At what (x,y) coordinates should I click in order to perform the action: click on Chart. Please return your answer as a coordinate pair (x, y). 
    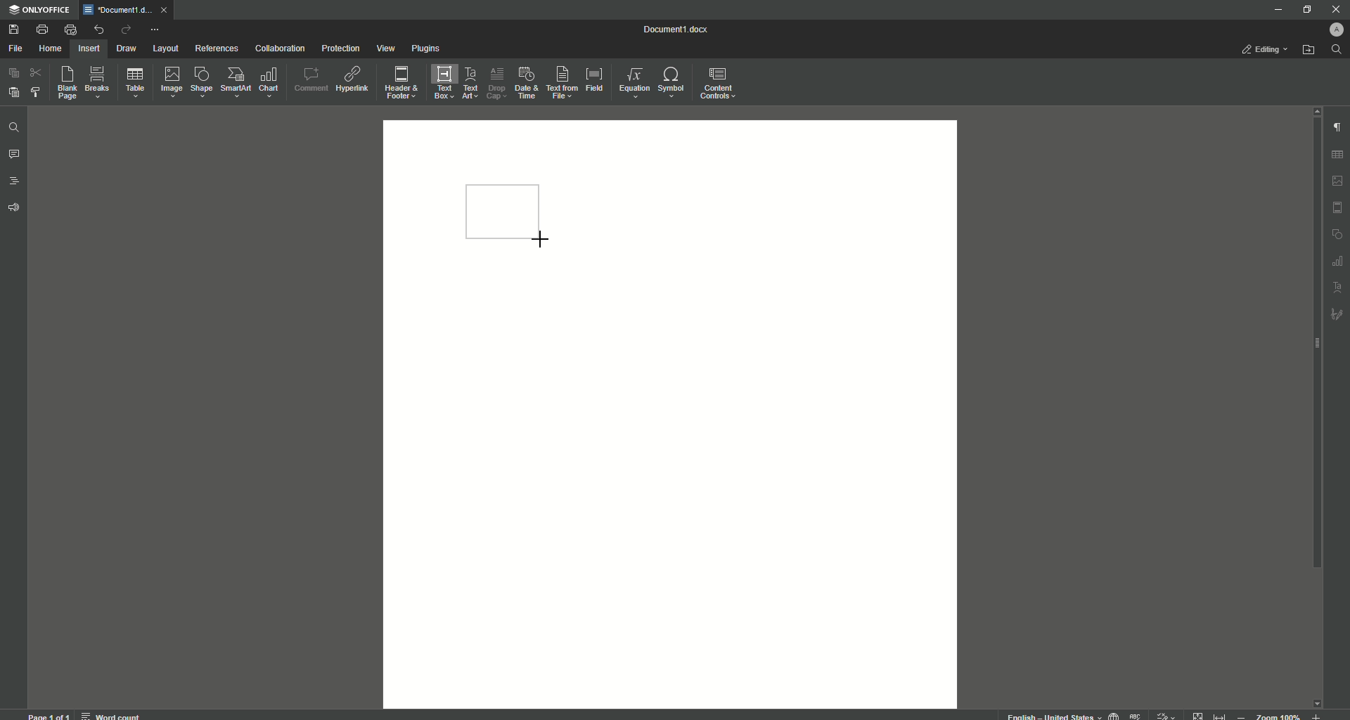
    Looking at the image, I should click on (269, 82).